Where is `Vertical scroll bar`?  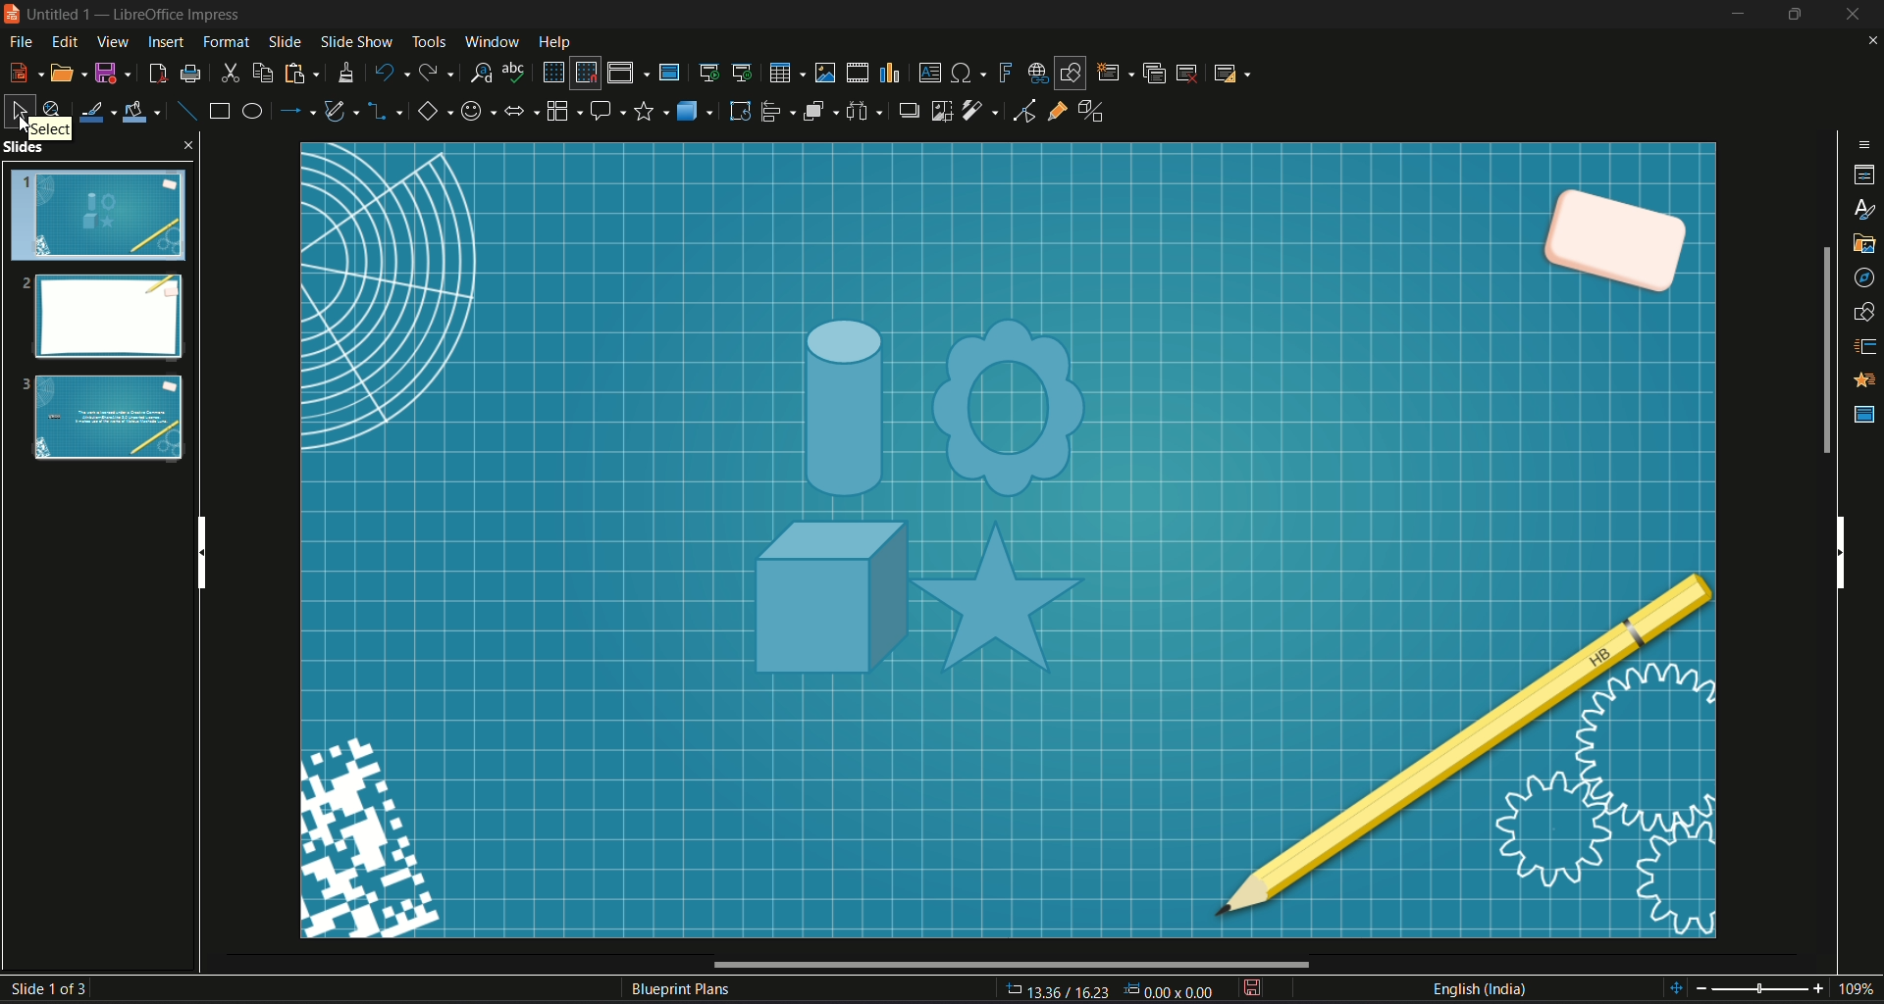 Vertical scroll bar is located at coordinates (1840, 549).